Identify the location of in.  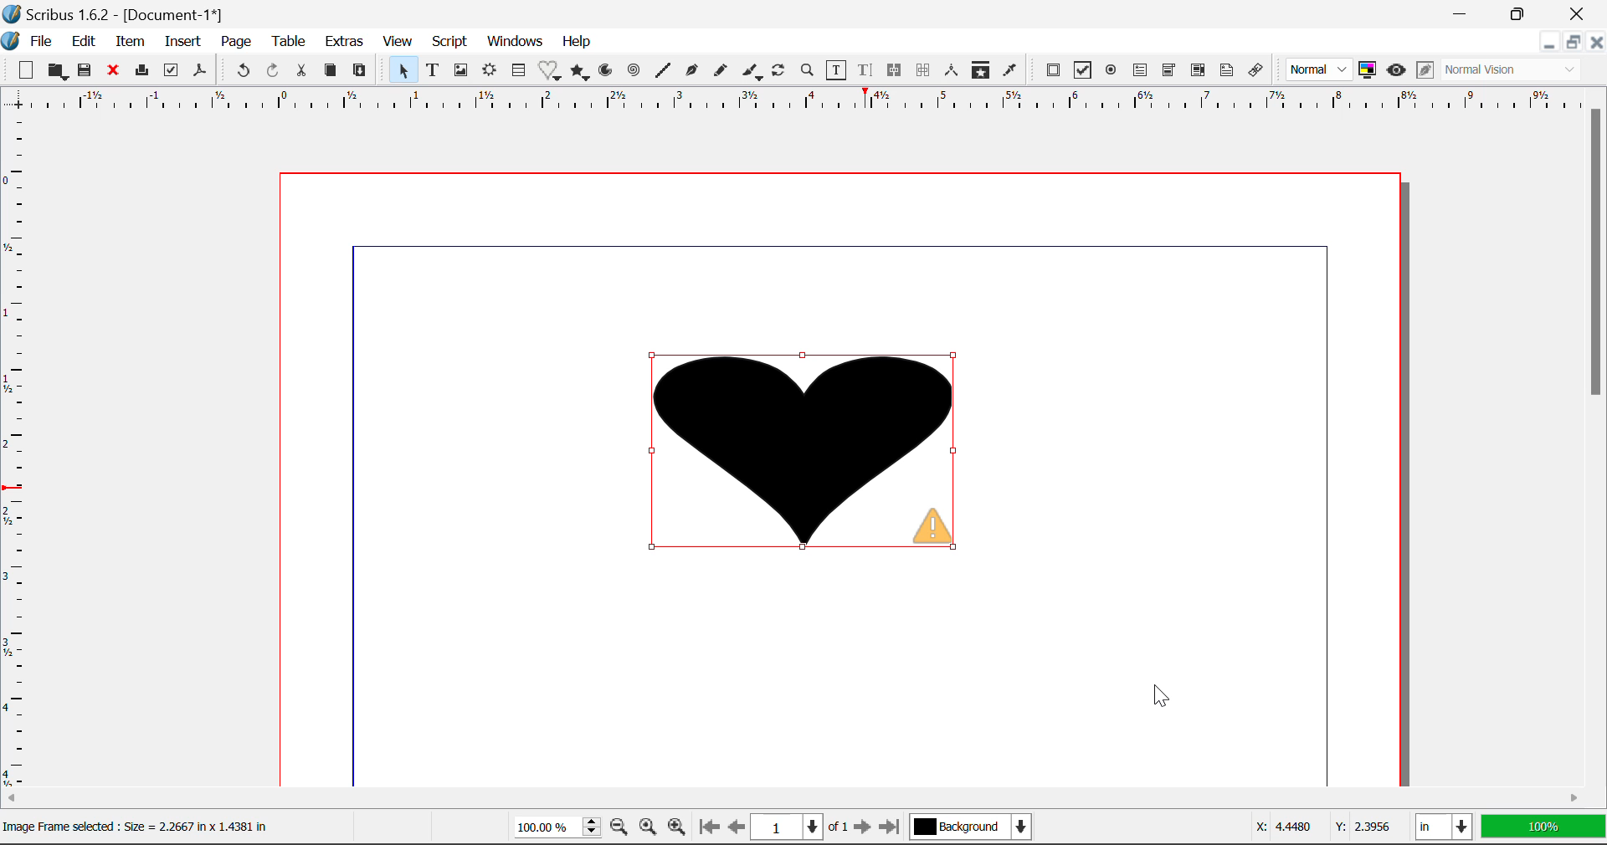
(1443, 827).